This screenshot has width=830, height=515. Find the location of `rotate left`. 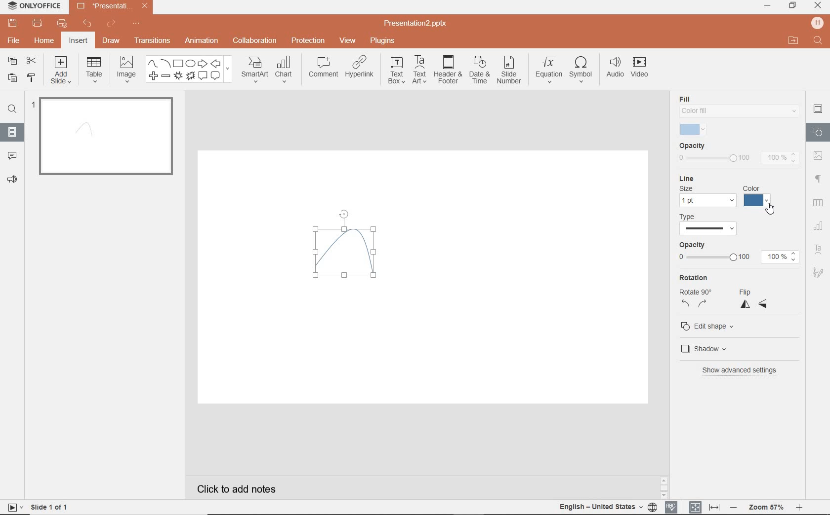

rotate left is located at coordinates (682, 303).